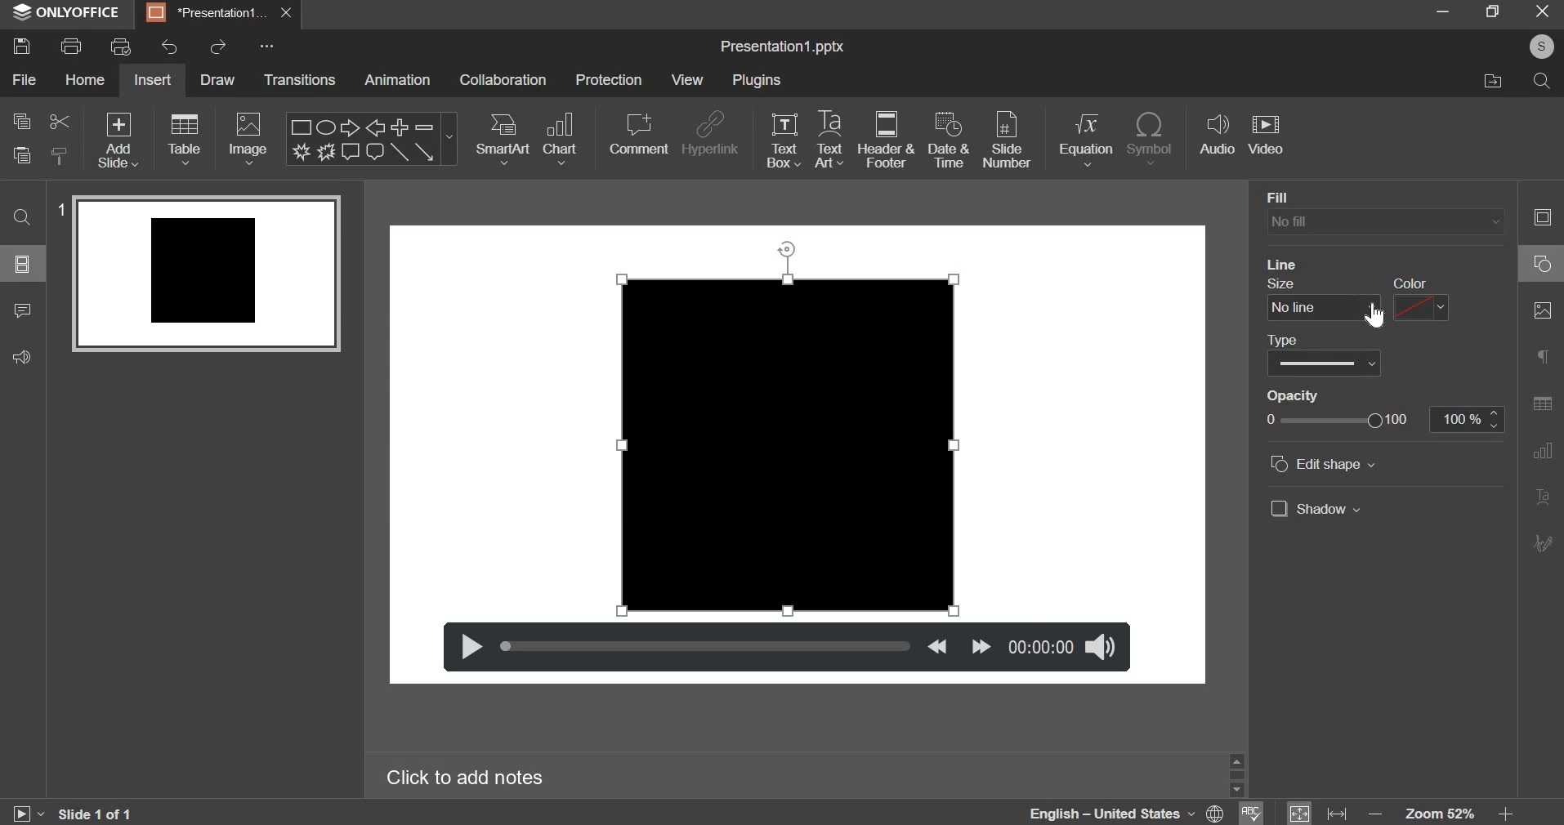 This screenshot has height=825, width=1564. What do you see at coordinates (1290, 307) in the screenshot?
I see `line width` at bounding box center [1290, 307].